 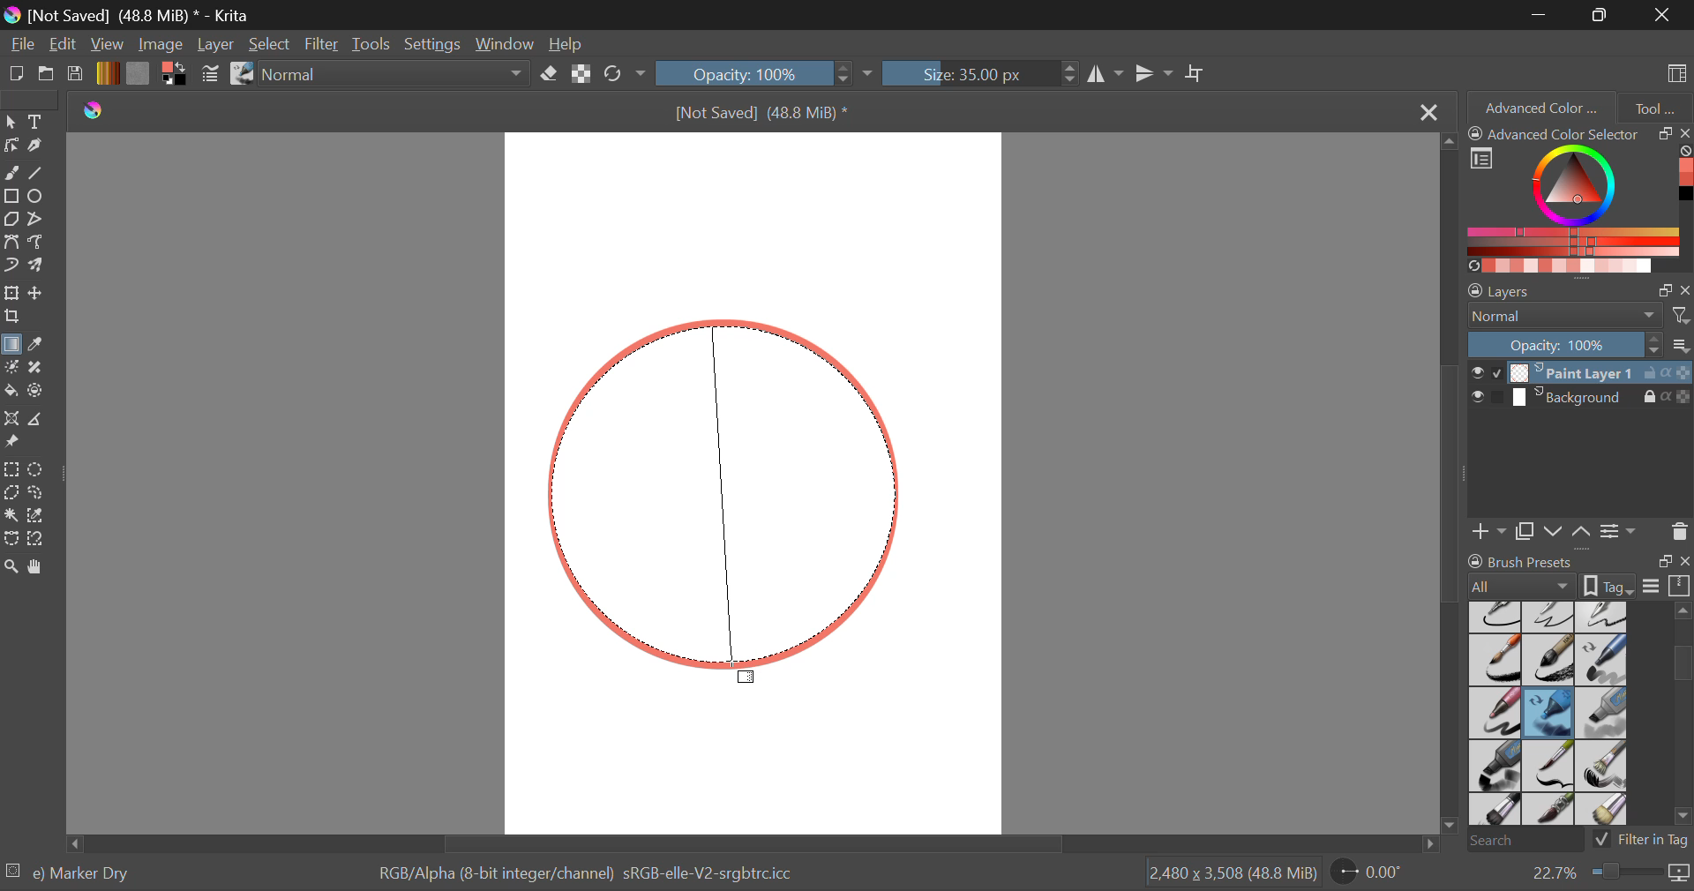 What do you see at coordinates (17, 77) in the screenshot?
I see `New` at bounding box center [17, 77].